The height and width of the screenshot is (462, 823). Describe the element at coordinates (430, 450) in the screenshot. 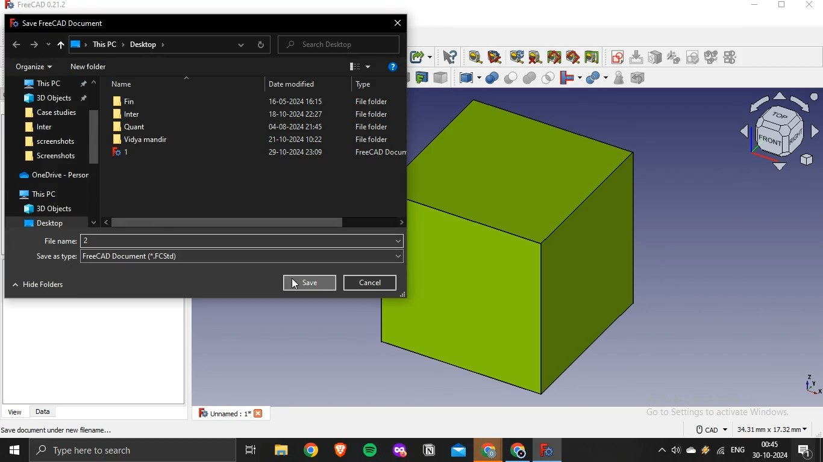

I see `notion` at that location.